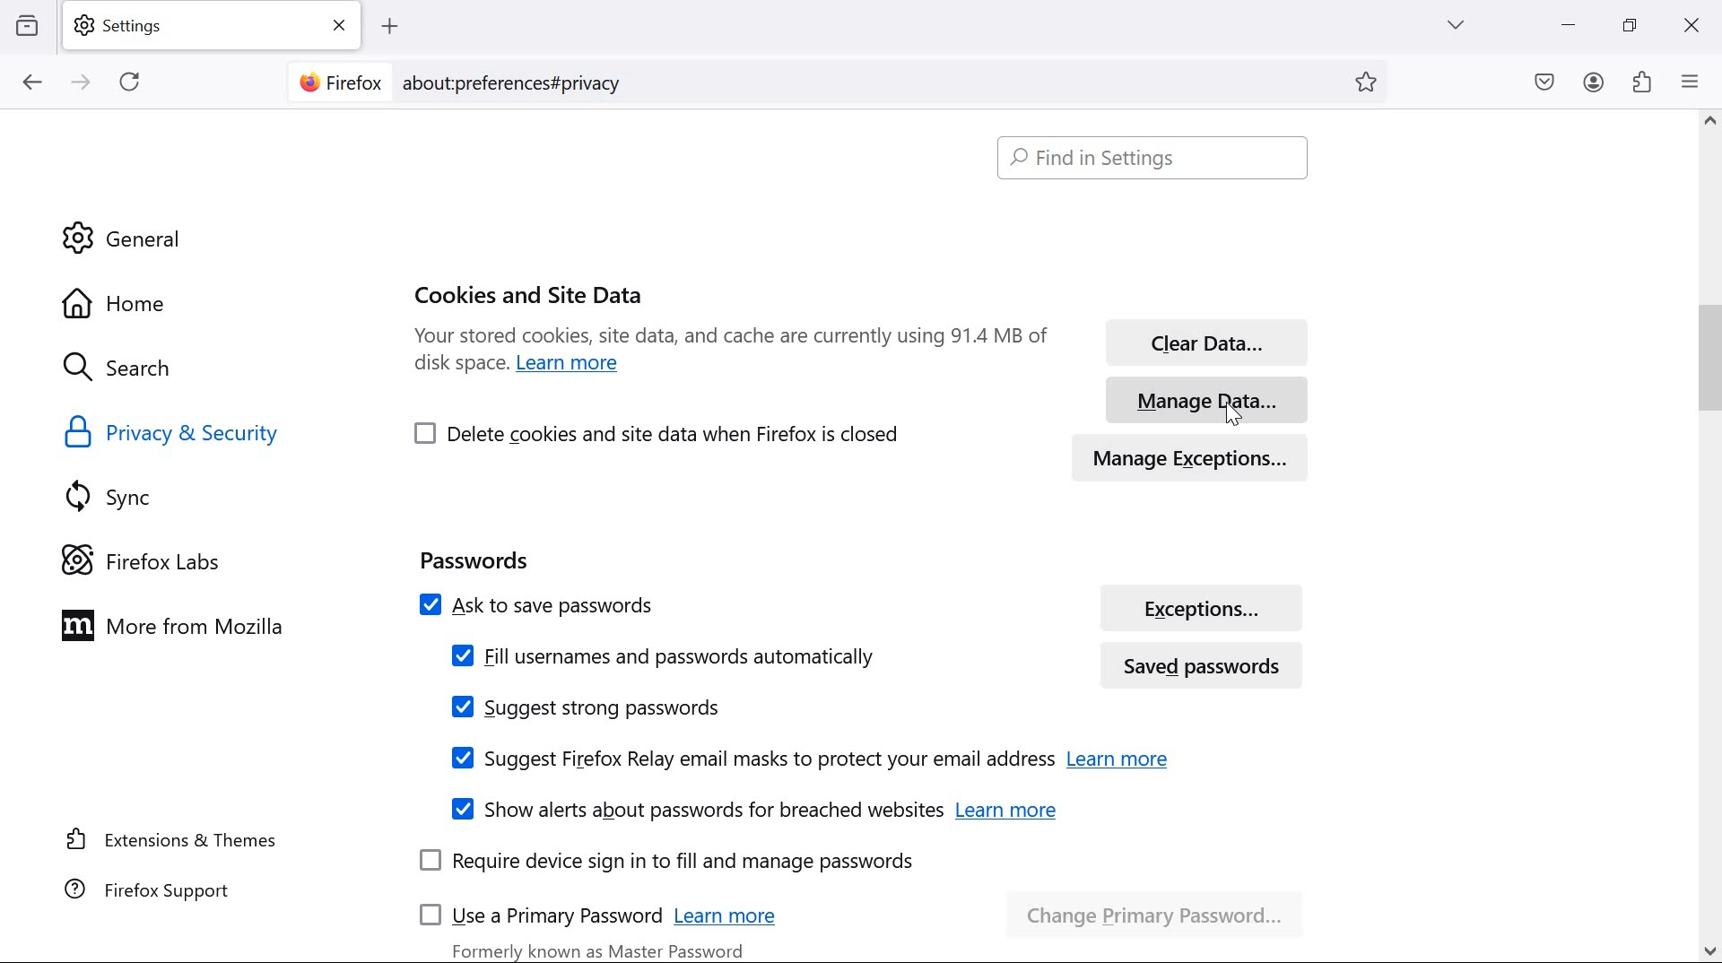 The image size is (1722, 963). Describe the element at coordinates (83, 83) in the screenshot. I see `go forward one page` at that location.